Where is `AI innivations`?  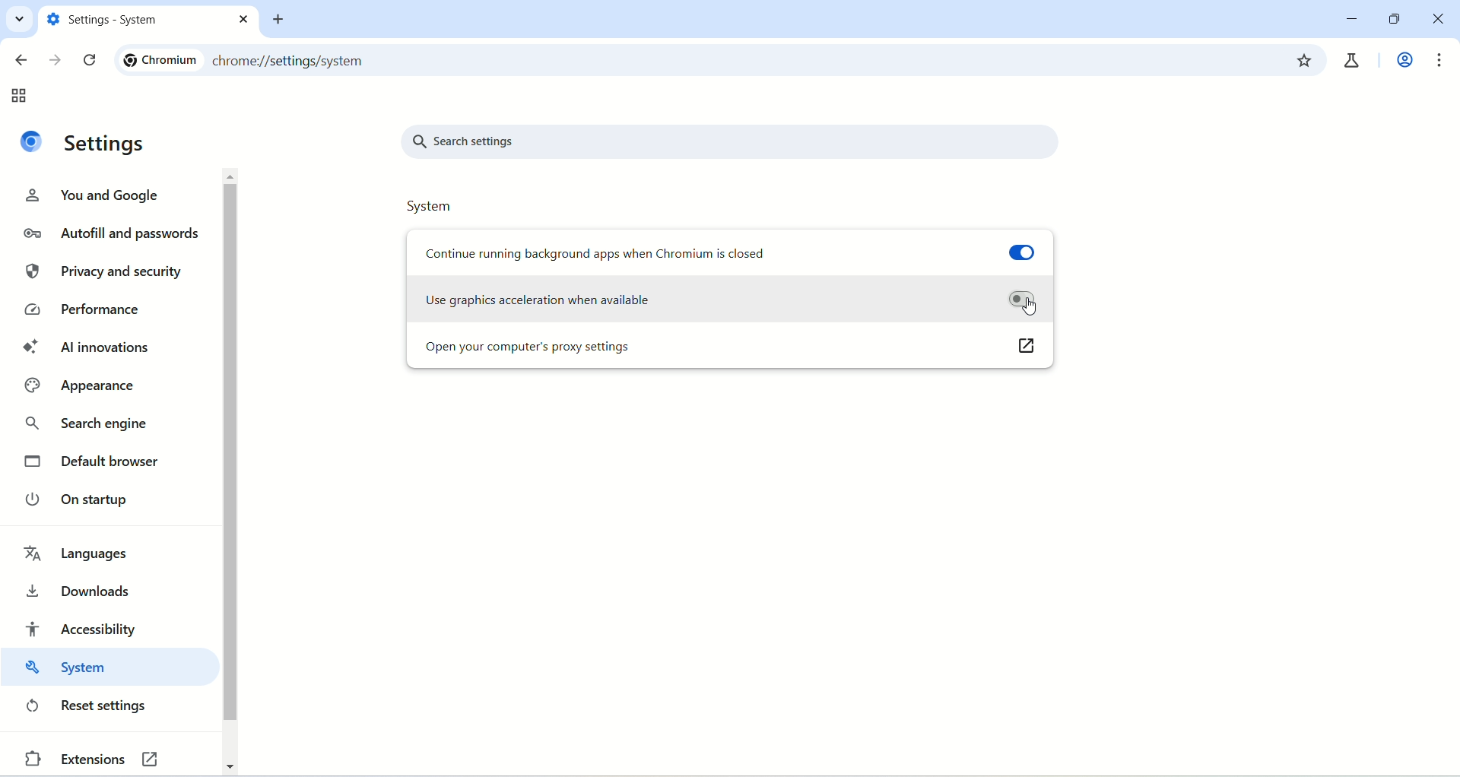 AI innivations is located at coordinates (86, 350).